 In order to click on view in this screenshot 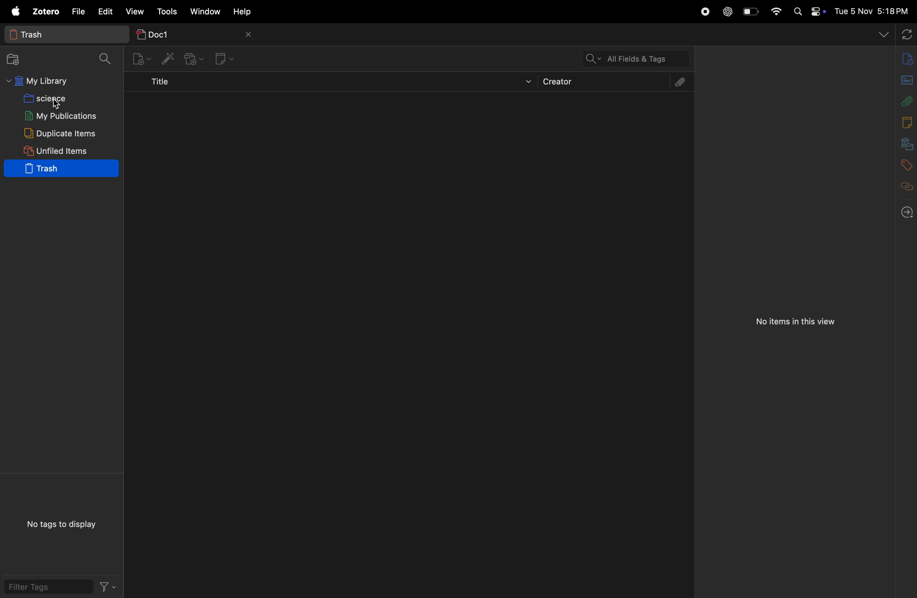, I will do `click(135, 11)`.